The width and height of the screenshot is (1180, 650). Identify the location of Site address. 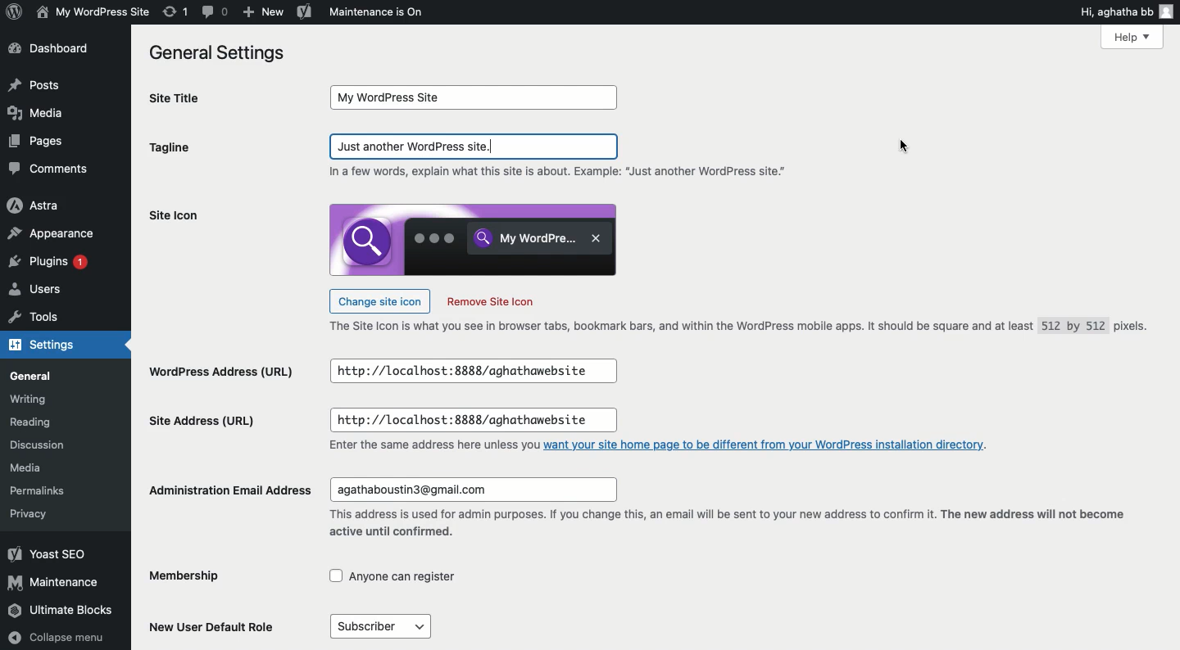
(202, 419).